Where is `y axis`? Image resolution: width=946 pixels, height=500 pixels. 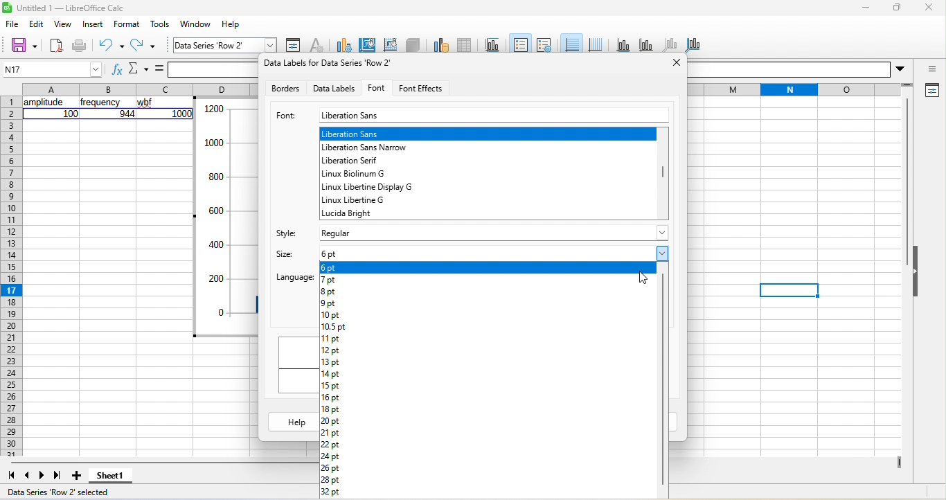 y axis is located at coordinates (651, 44).